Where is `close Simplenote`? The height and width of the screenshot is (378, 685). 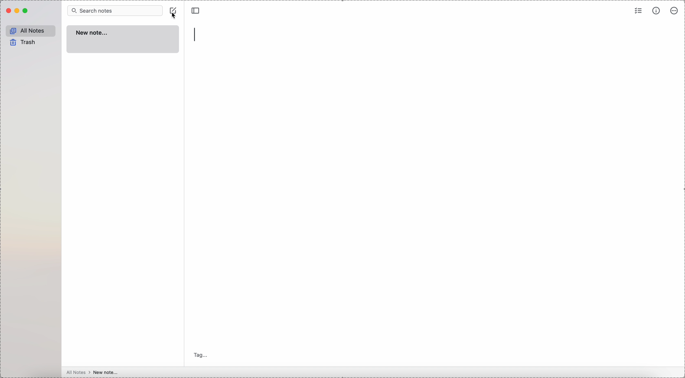
close Simplenote is located at coordinates (8, 11).